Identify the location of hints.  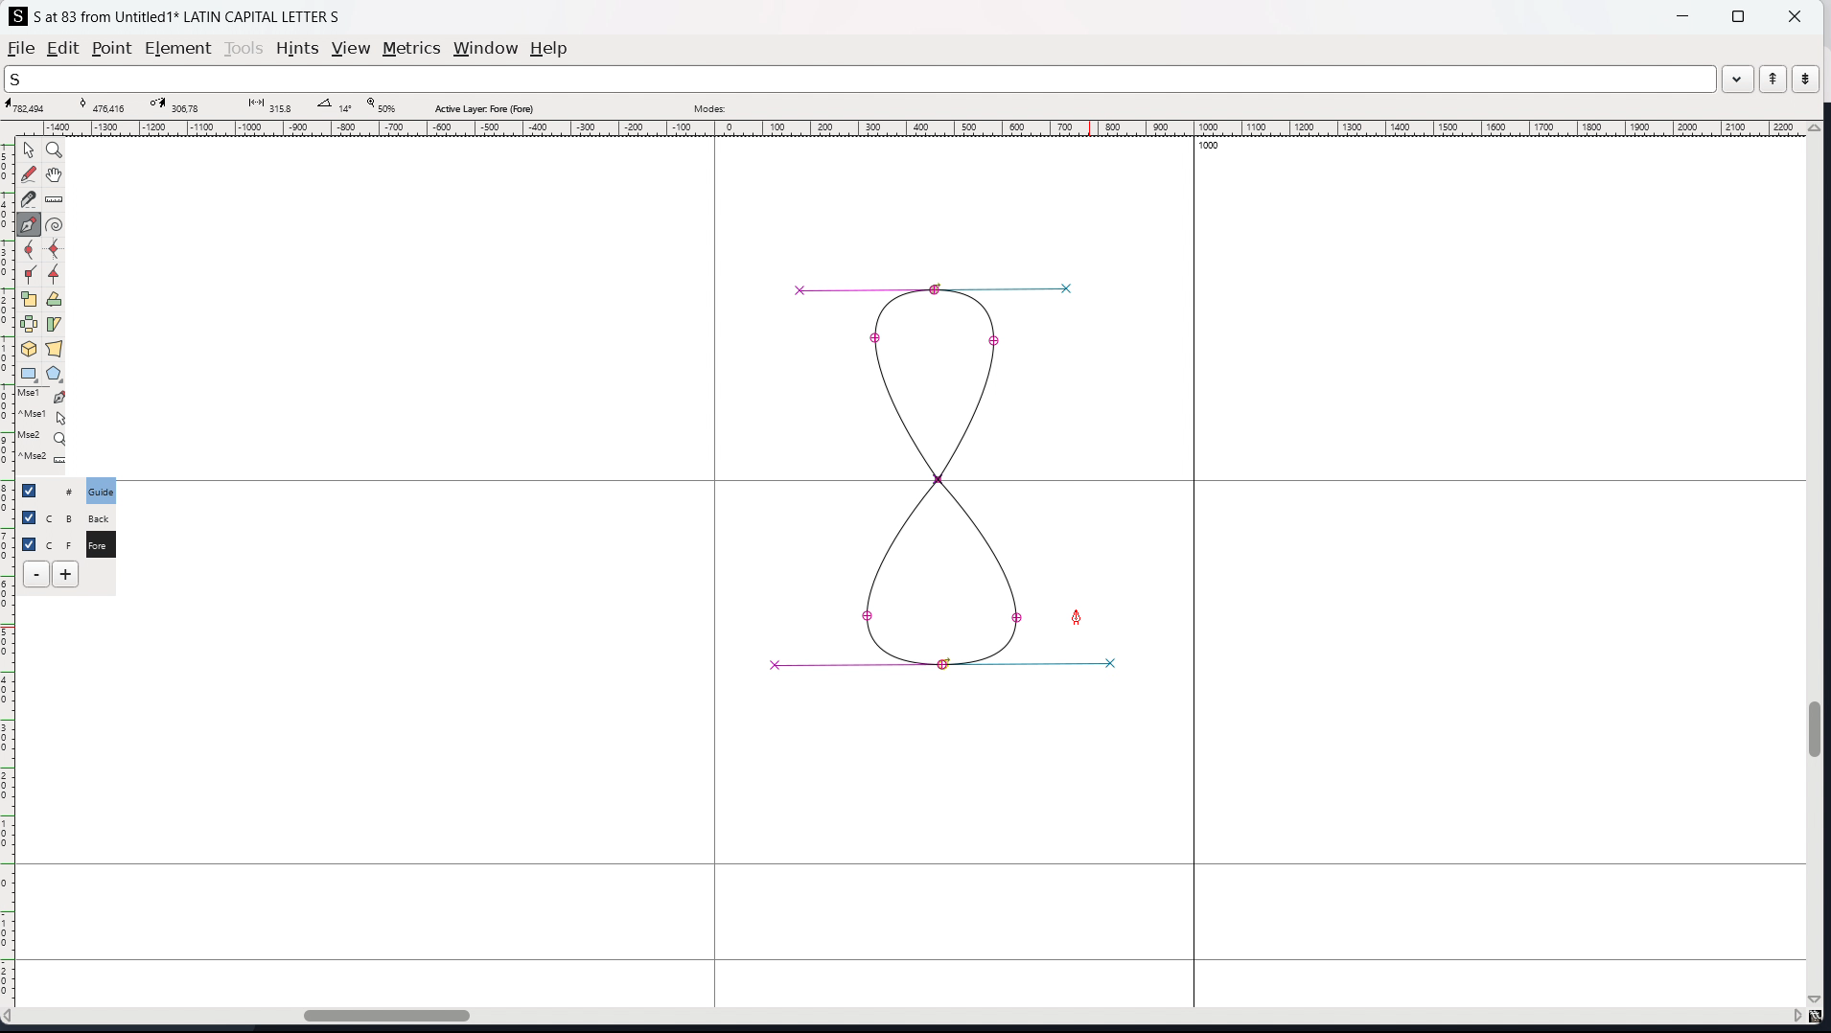
(298, 49).